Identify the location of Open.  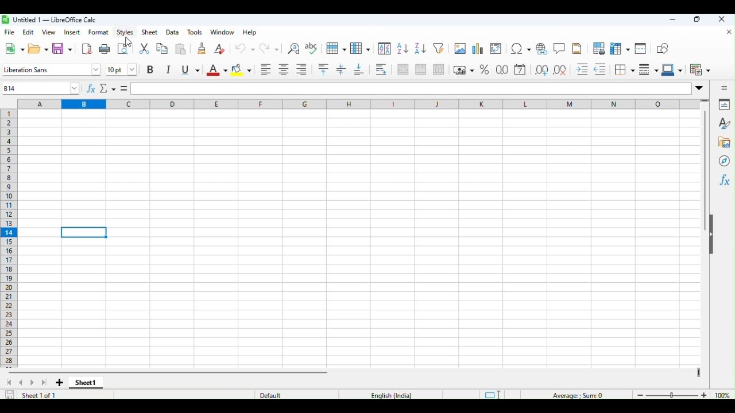
(35, 49).